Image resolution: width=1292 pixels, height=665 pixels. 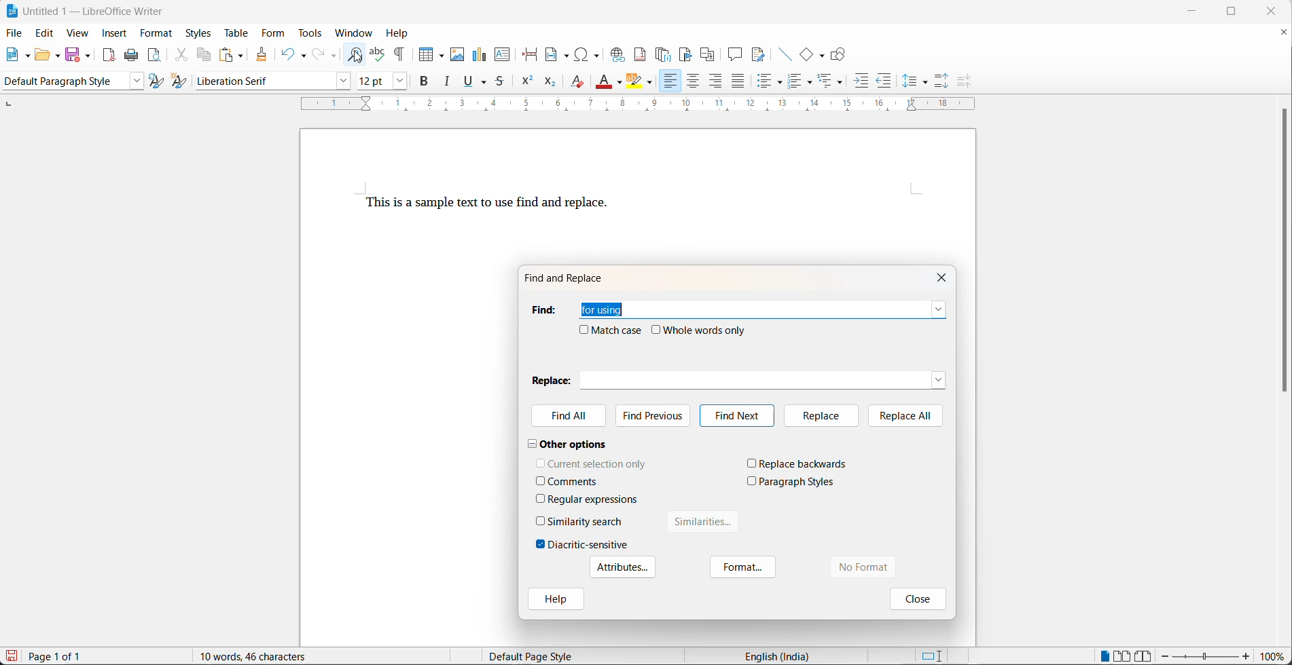 What do you see at coordinates (804, 463) in the screenshot?
I see `replace backwards` at bounding box center [804, 463].